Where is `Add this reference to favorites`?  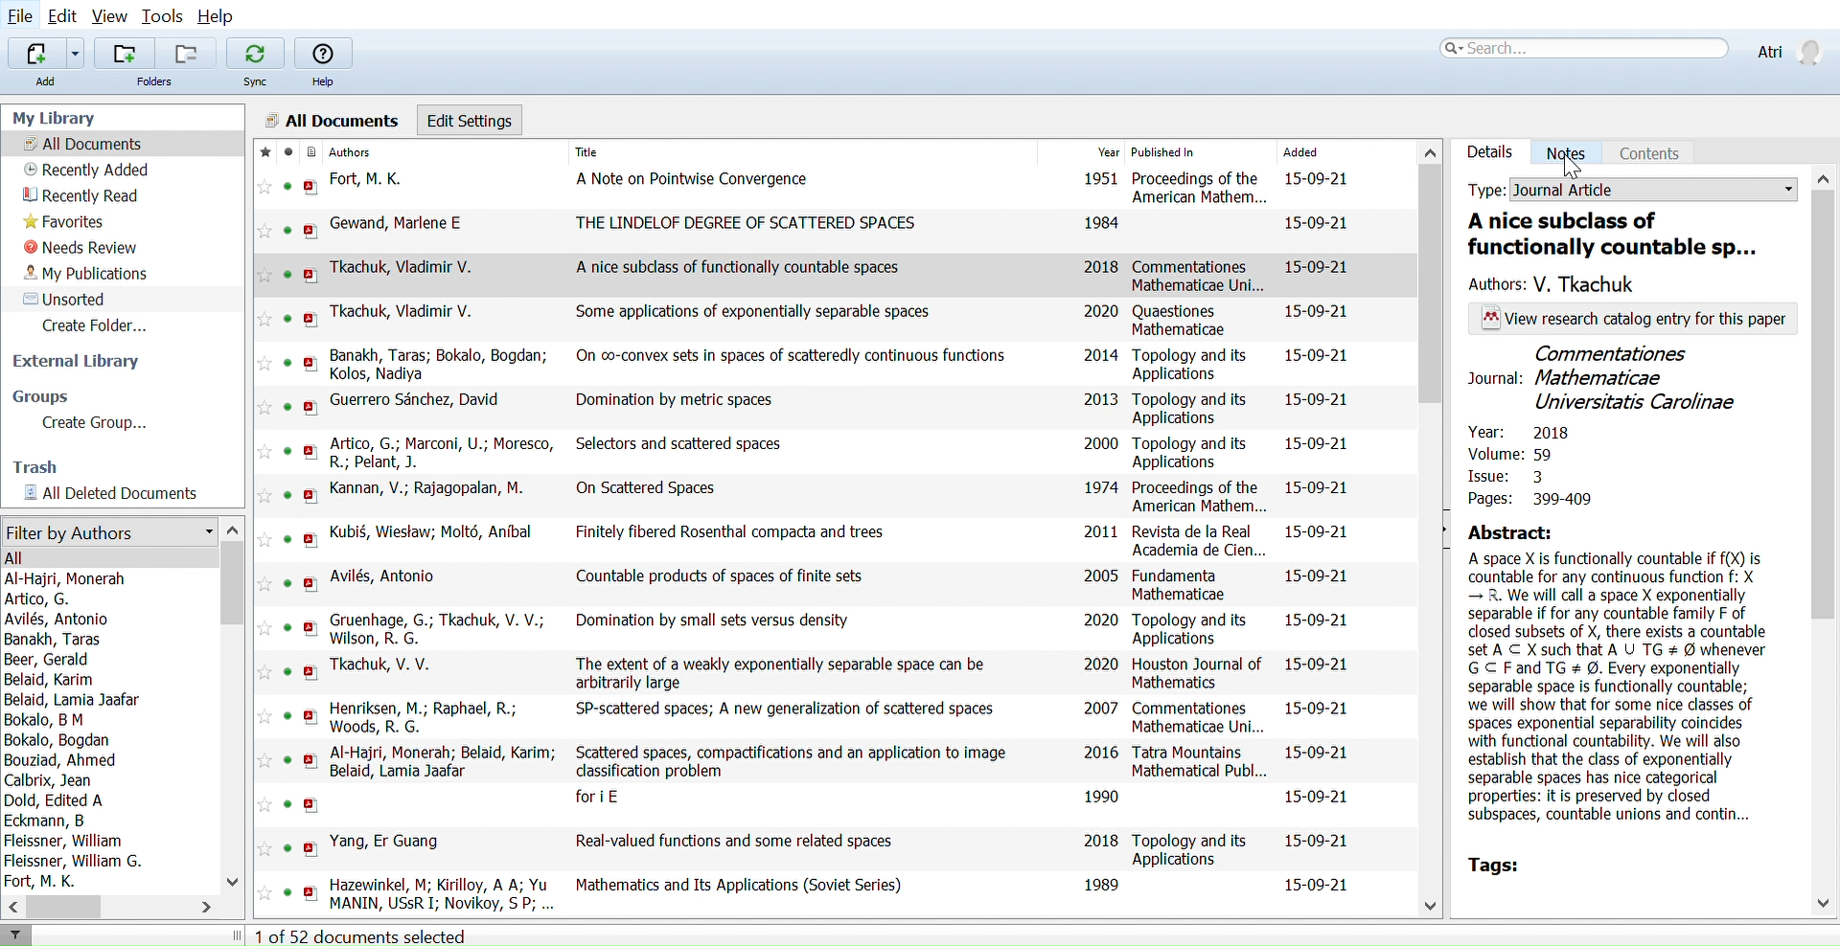 Add this reference to favorites is located at coordinates (266, 188).